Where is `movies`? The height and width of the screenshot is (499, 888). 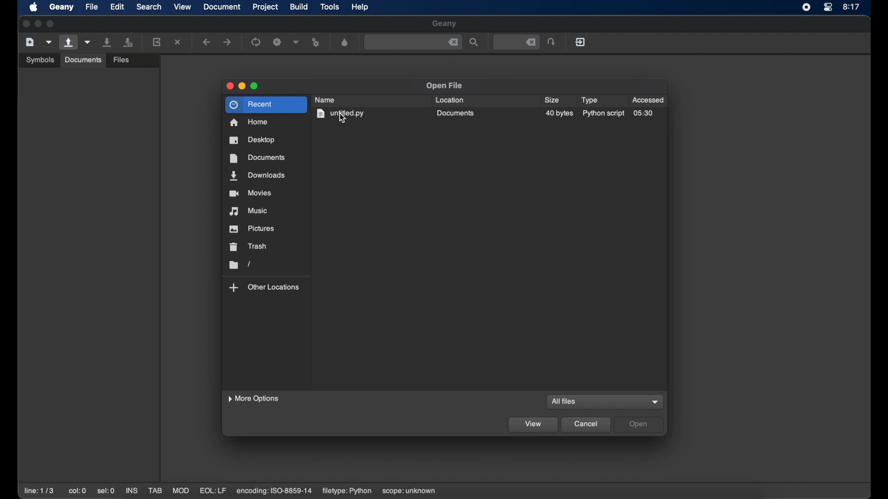 movies is located at coordinates (251, 193).